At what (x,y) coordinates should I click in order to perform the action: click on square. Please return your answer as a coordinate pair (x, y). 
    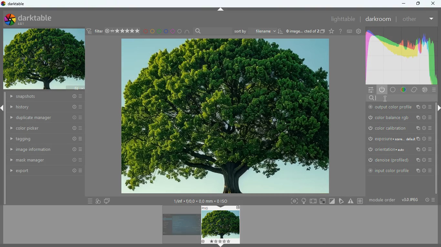
    Looking at the image, I should click on (322, 201).